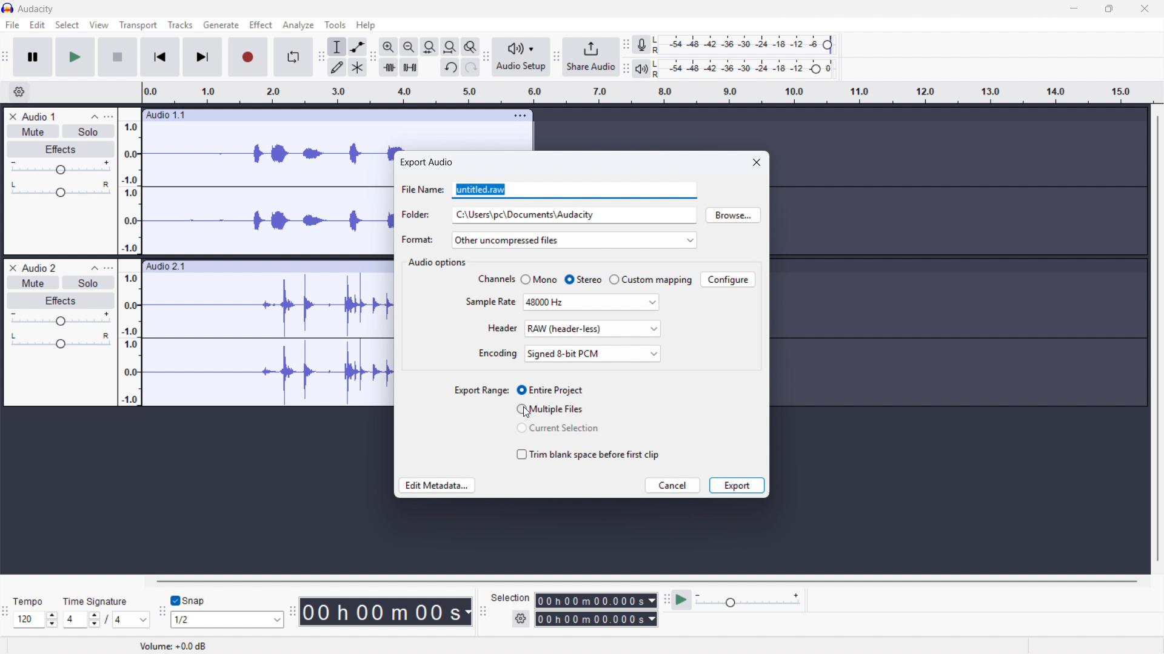 This screenshot has height=654, width=1164. What do you see at coordinates (387, 612) in the screenshot?
I see `Timestamp` at bounding box center [387, 612].